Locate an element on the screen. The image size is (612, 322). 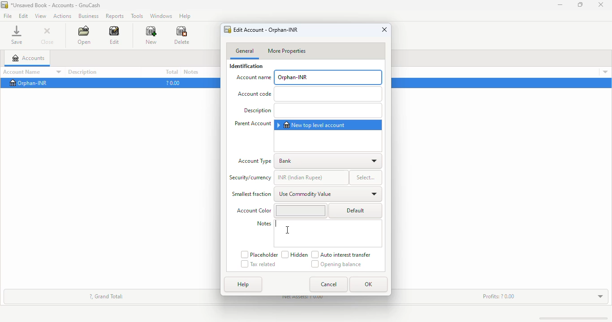
total is located at coordinates (172, 72).